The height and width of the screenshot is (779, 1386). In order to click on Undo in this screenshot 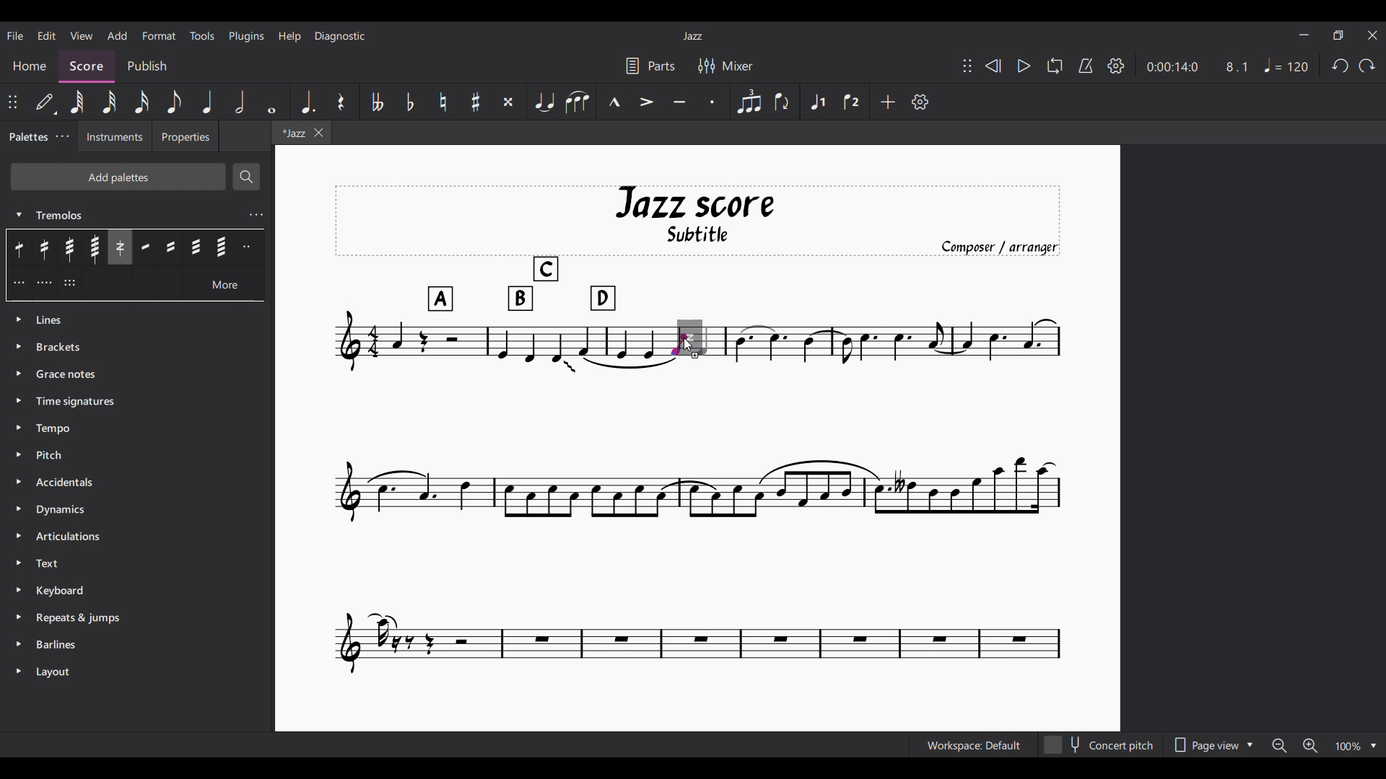, I will do `click(1341, 66)`.